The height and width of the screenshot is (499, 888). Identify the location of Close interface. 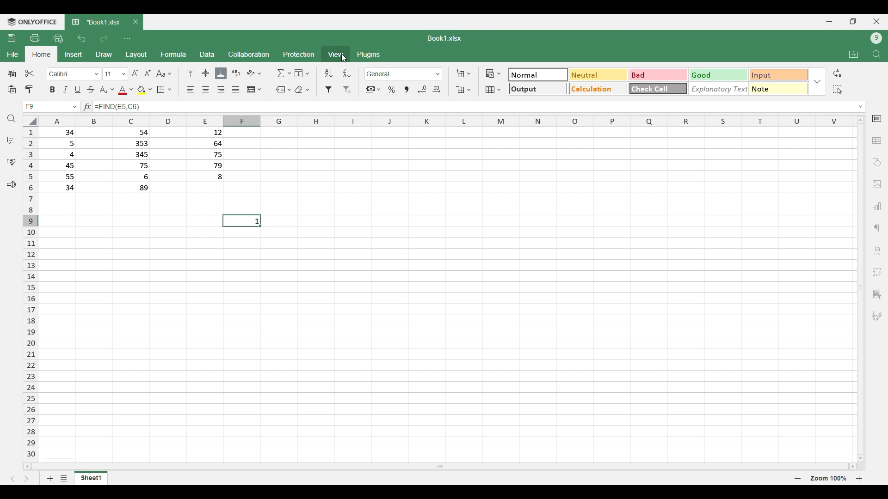
(877, 21).